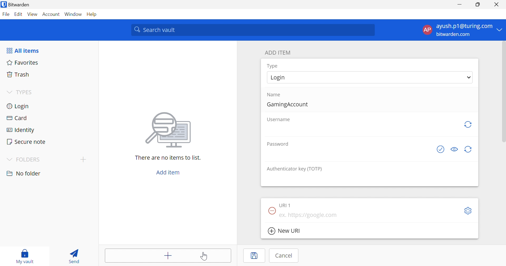  What do you see at coordinates (441, 150) in the screenshot?
I see `Generate password` at bounding box center [441, 150].